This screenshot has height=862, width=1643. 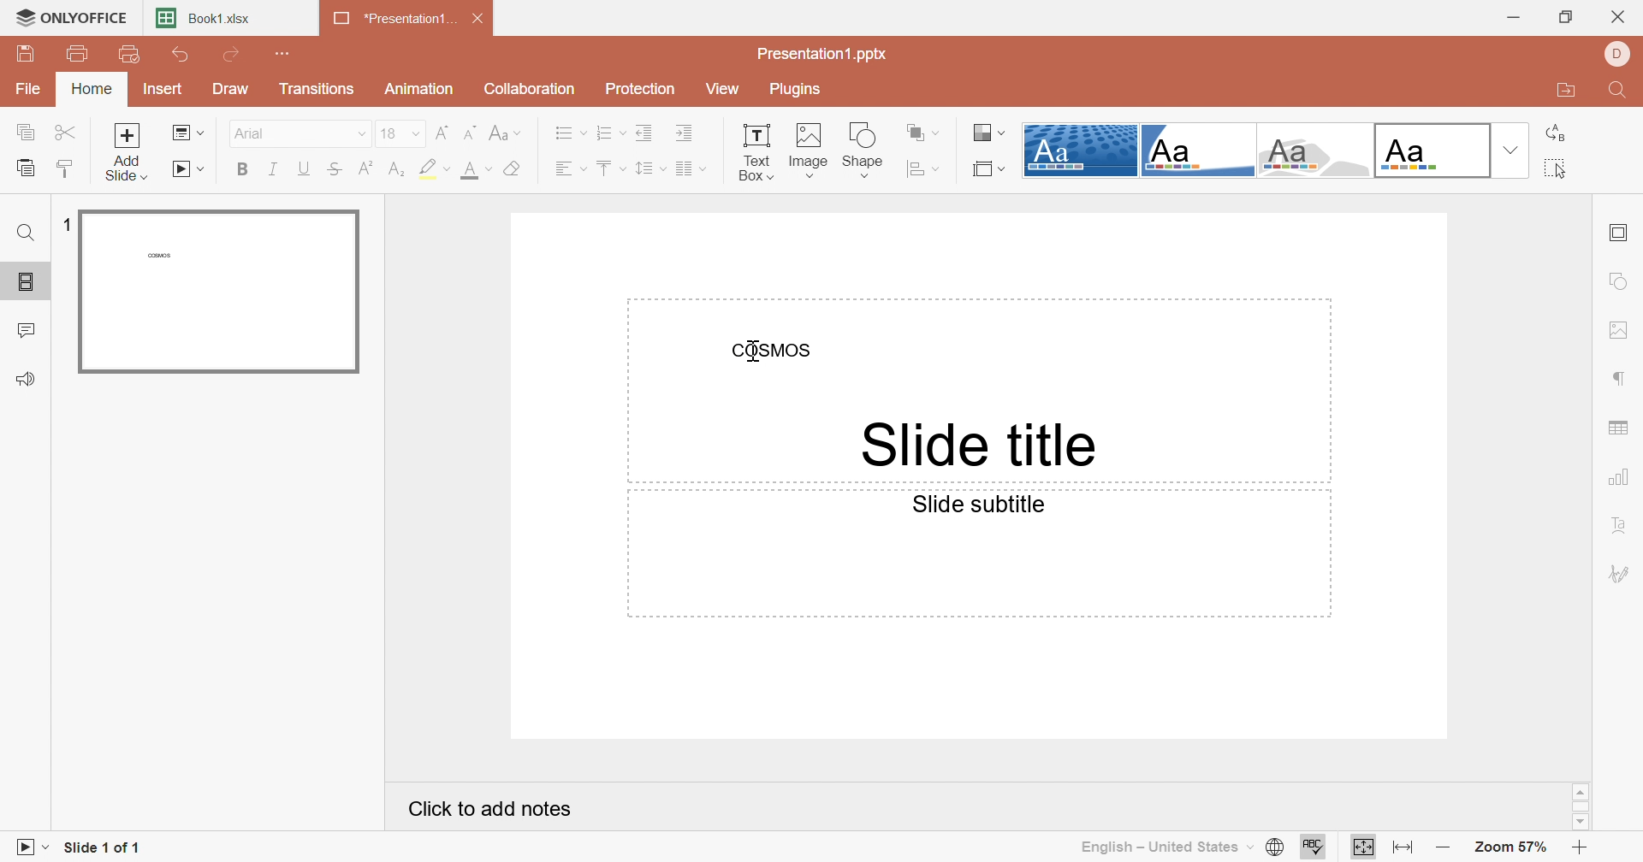 What do you see at coordinates (19, 52) in the screenshot?
I see `Save` at bounding box center [19, 52].